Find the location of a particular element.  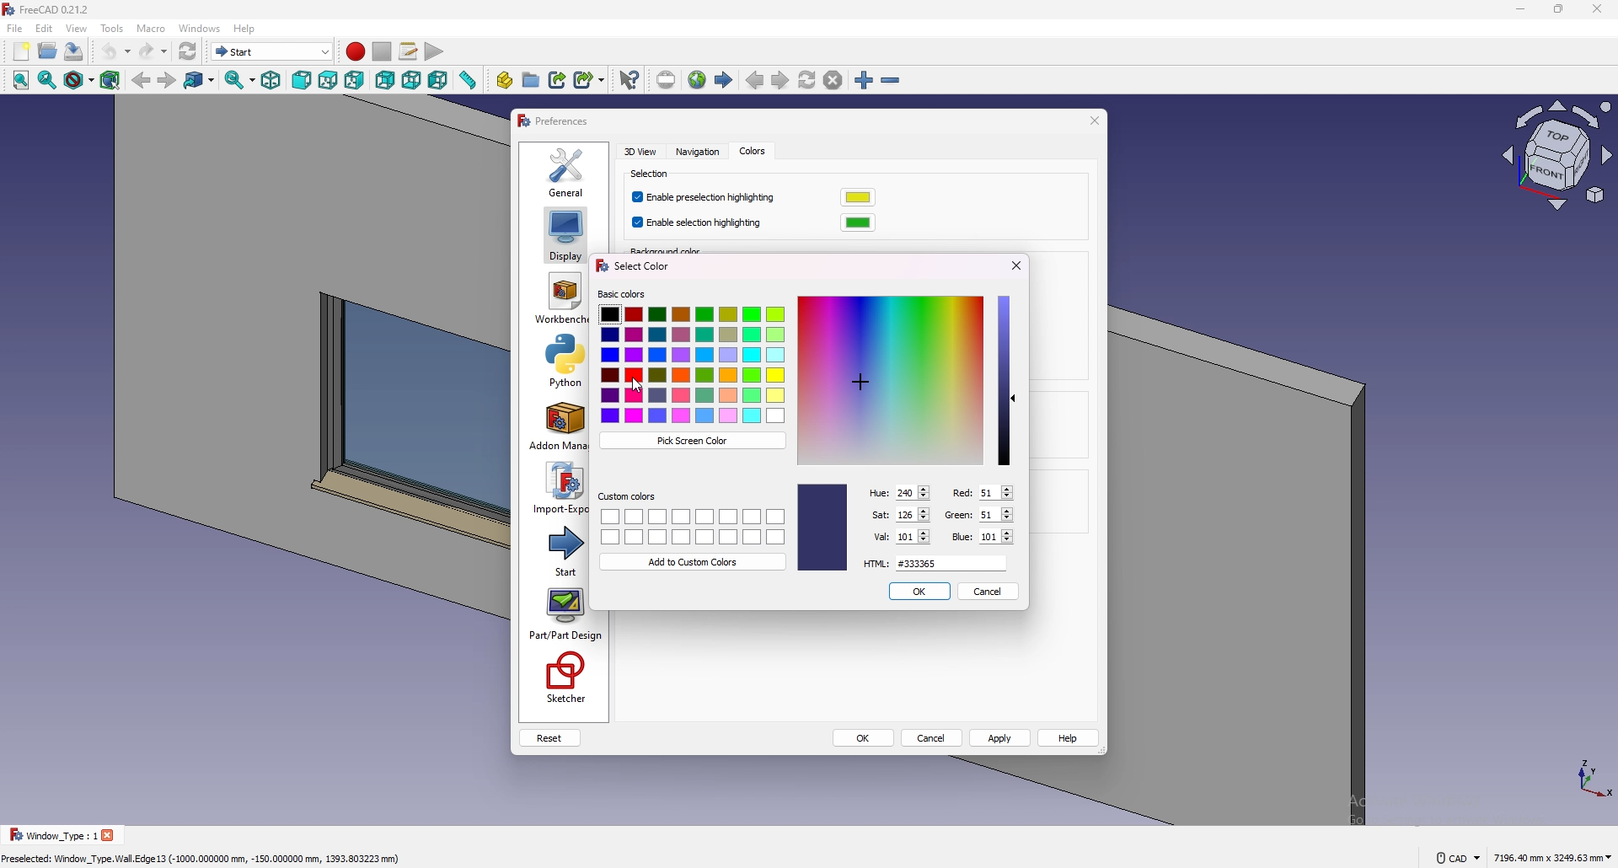

measure distance is located at coordinates (469, 80).